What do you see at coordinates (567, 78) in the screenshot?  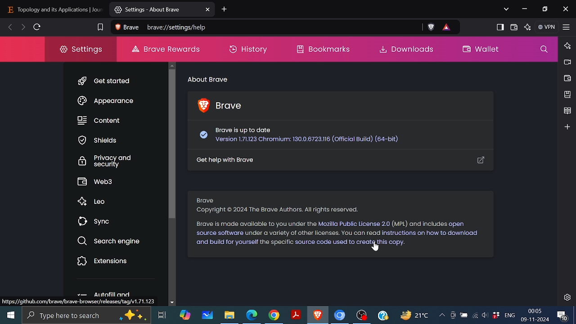 I see `Wallet` at bounding box center [567, 78].